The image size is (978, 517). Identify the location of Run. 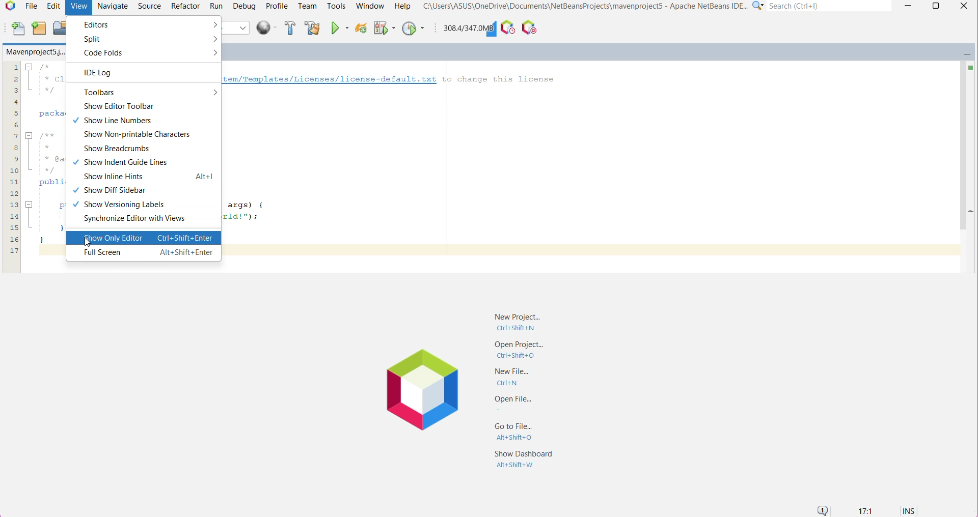
(267, 29).